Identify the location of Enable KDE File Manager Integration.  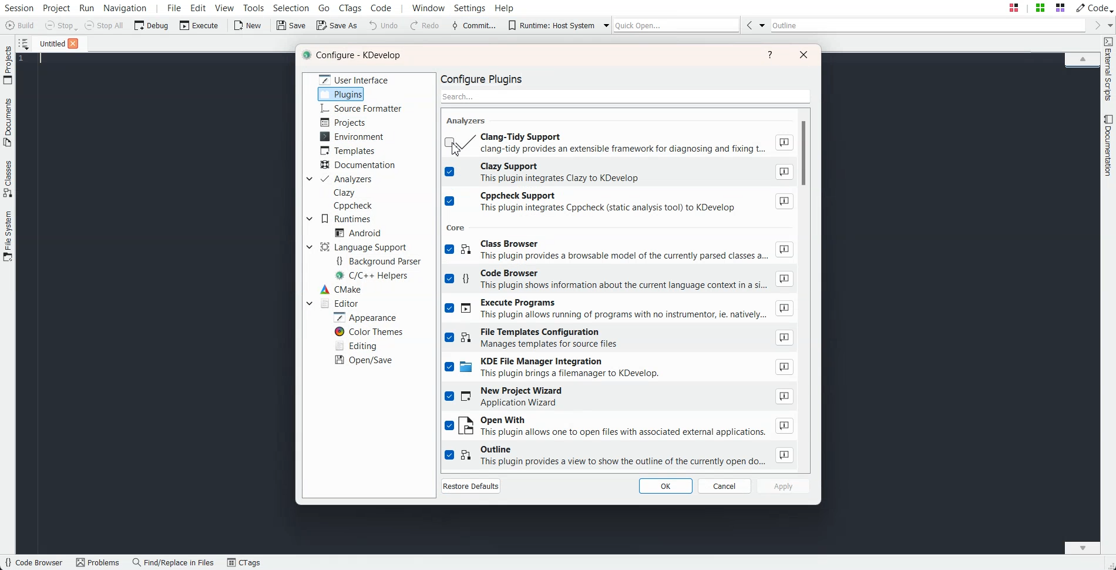
(620, 369).